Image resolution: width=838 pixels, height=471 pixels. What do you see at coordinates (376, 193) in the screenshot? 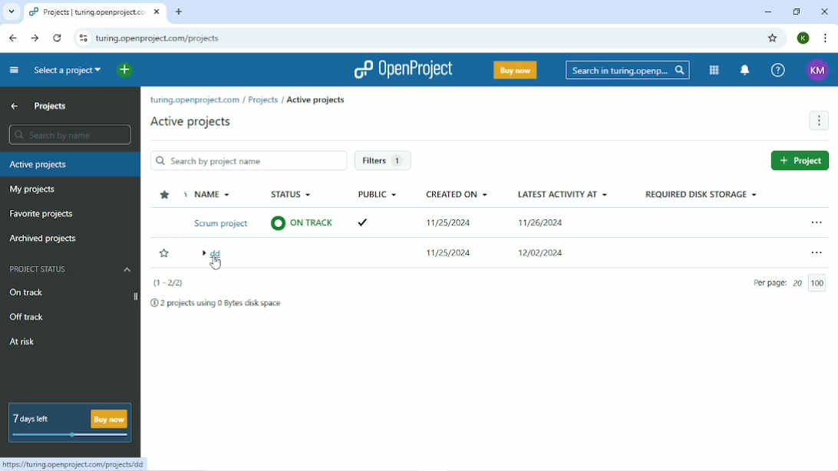
I see `Public` at bounding box center [376, 193].